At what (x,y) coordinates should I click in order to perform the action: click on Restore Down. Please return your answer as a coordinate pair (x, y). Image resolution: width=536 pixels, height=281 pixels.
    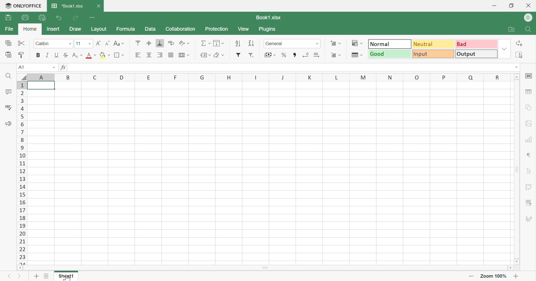
    Looking at the image, I should click on (510, 5).